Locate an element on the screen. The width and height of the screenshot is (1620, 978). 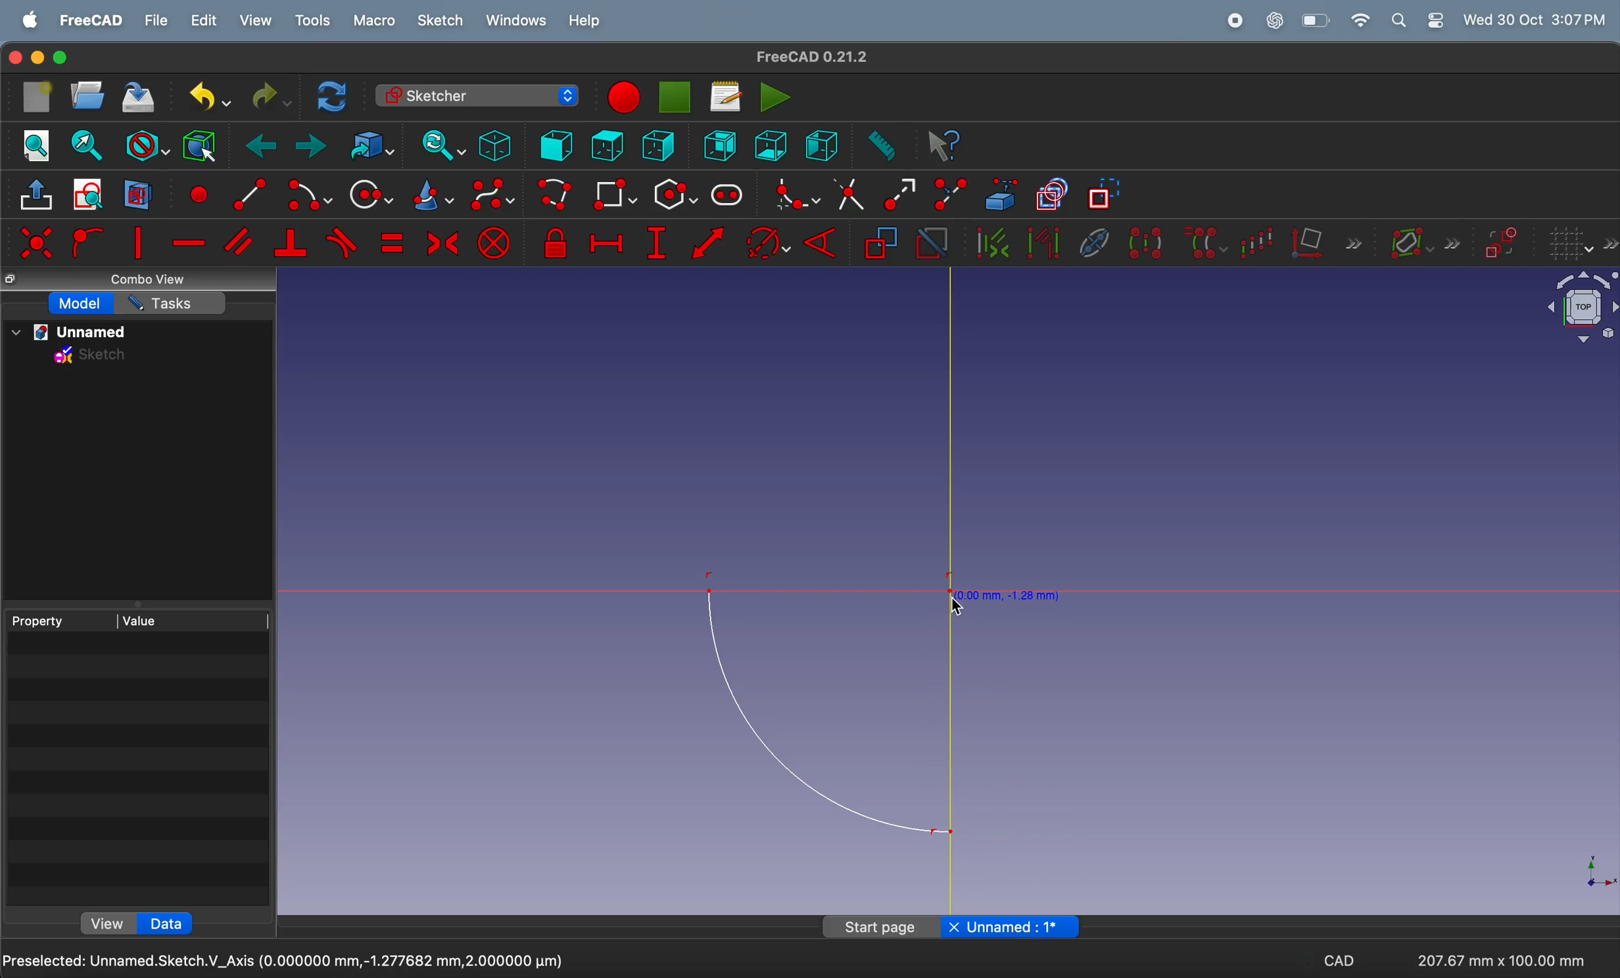
select associated geometry is located at coordinates (1043, 244).